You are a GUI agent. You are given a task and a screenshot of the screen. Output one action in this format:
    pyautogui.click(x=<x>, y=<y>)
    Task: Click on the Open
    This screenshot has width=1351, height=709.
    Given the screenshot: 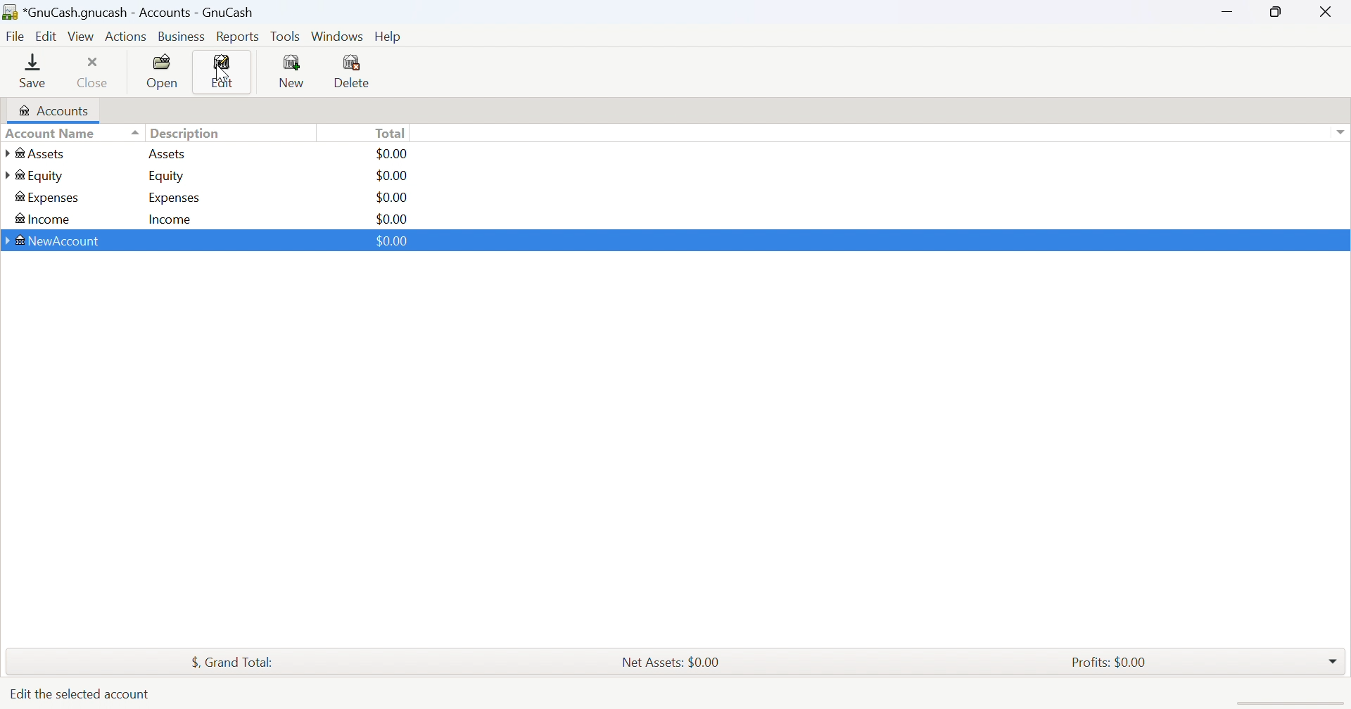 What is the action you would take?
    pyautogui.click(x=164, y=72)
    